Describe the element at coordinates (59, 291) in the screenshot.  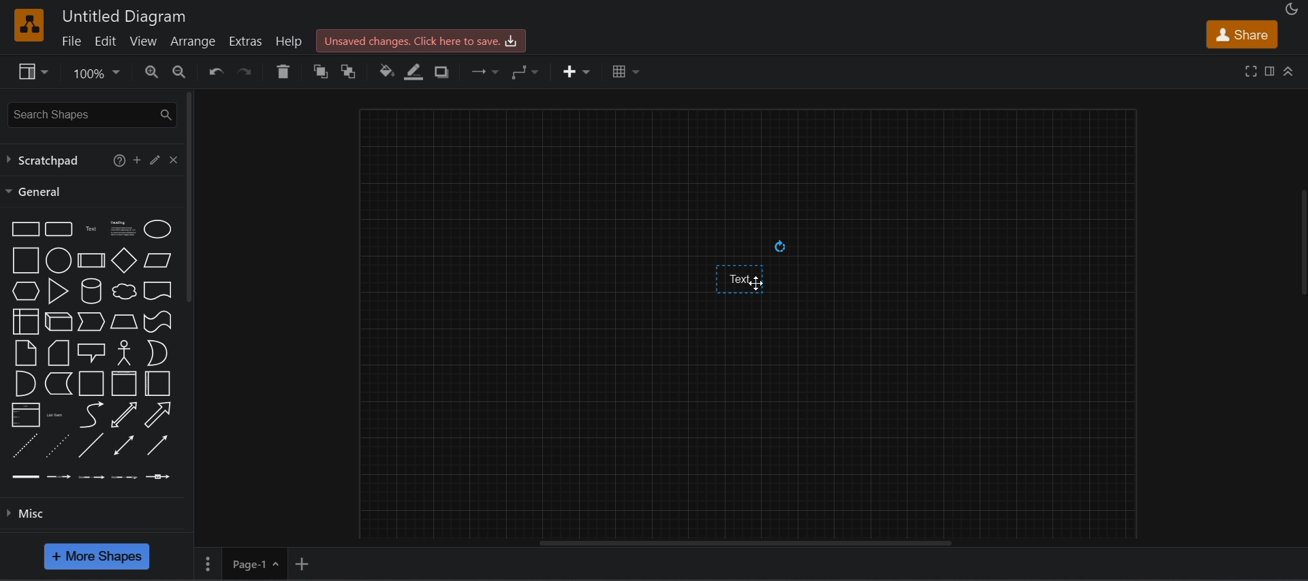
I see `Triangle` at that location.